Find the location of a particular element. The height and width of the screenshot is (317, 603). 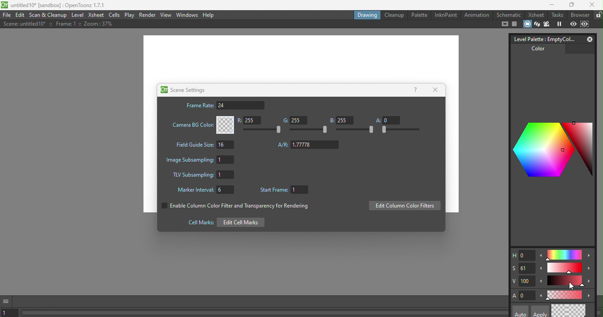

TLV Subsampling is located at coordinates (203, 175).